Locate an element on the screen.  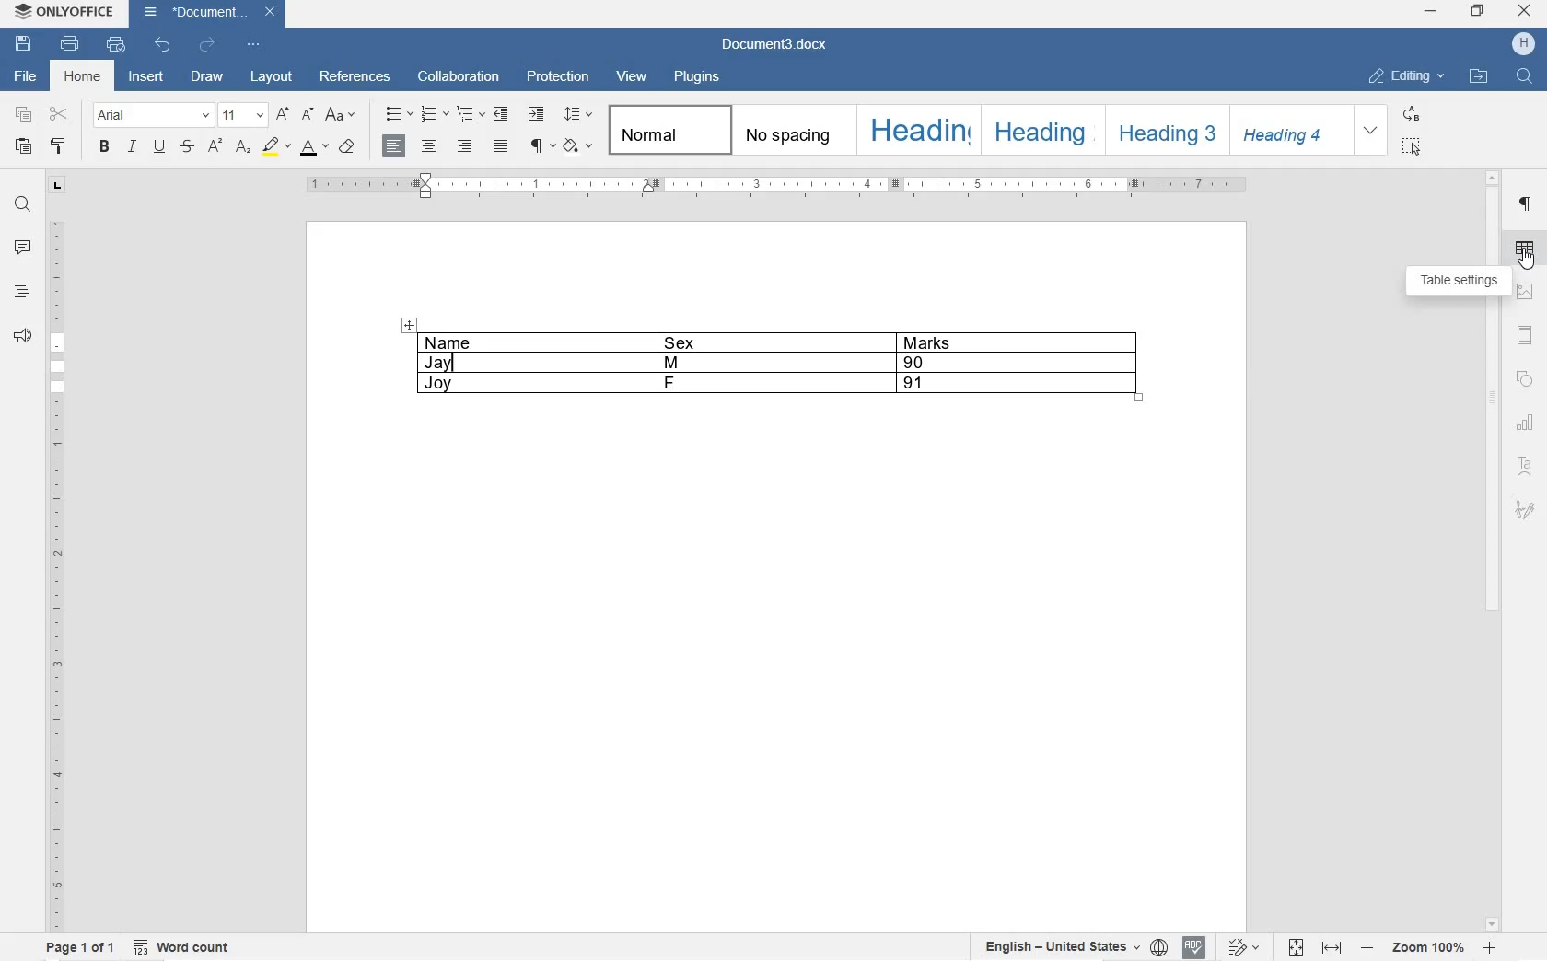
DRAW is located at coordinates (208, 77).